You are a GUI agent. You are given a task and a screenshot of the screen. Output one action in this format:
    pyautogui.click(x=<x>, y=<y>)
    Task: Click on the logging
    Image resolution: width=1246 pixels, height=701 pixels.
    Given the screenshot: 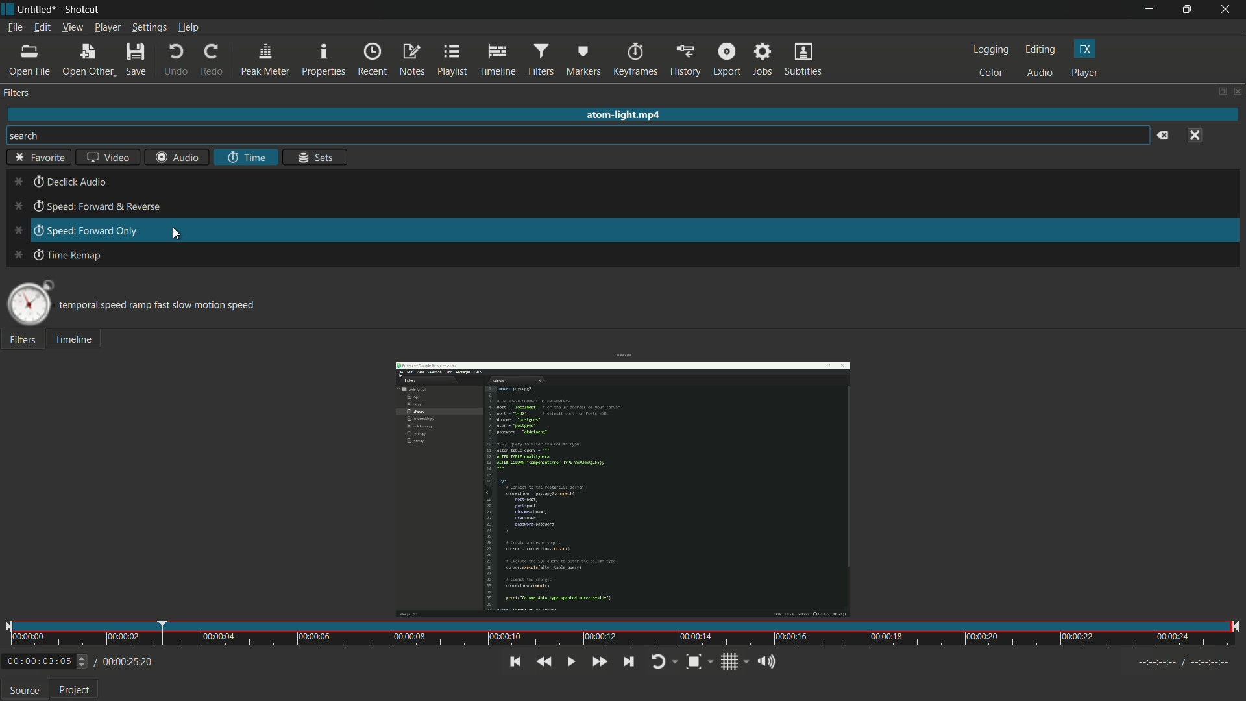 What is the action you would take?
    pyautogui.click(x=990, y=51)
    